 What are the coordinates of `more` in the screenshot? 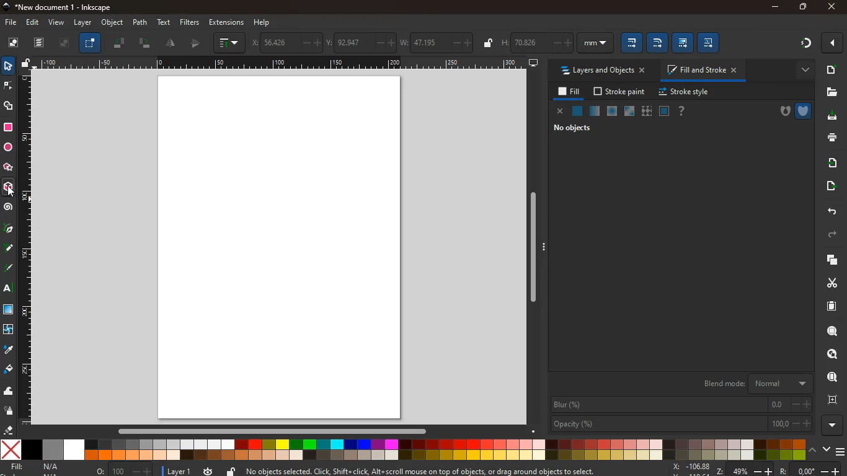 It's located at (802, 69).